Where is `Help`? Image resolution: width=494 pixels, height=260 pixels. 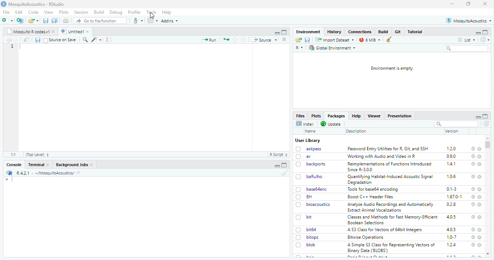
Help is located at coordinates (167, 13).